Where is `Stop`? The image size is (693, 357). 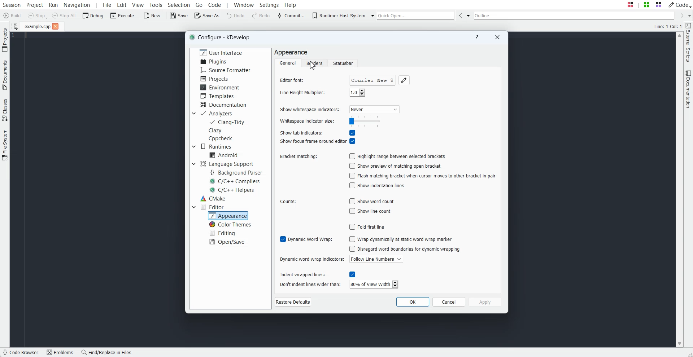 Stop is located at coordinates (38, 16).